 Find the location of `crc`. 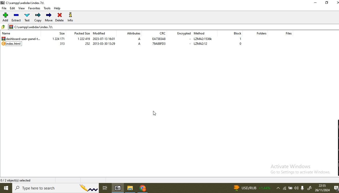

crc is located at coordinates (163, 33).